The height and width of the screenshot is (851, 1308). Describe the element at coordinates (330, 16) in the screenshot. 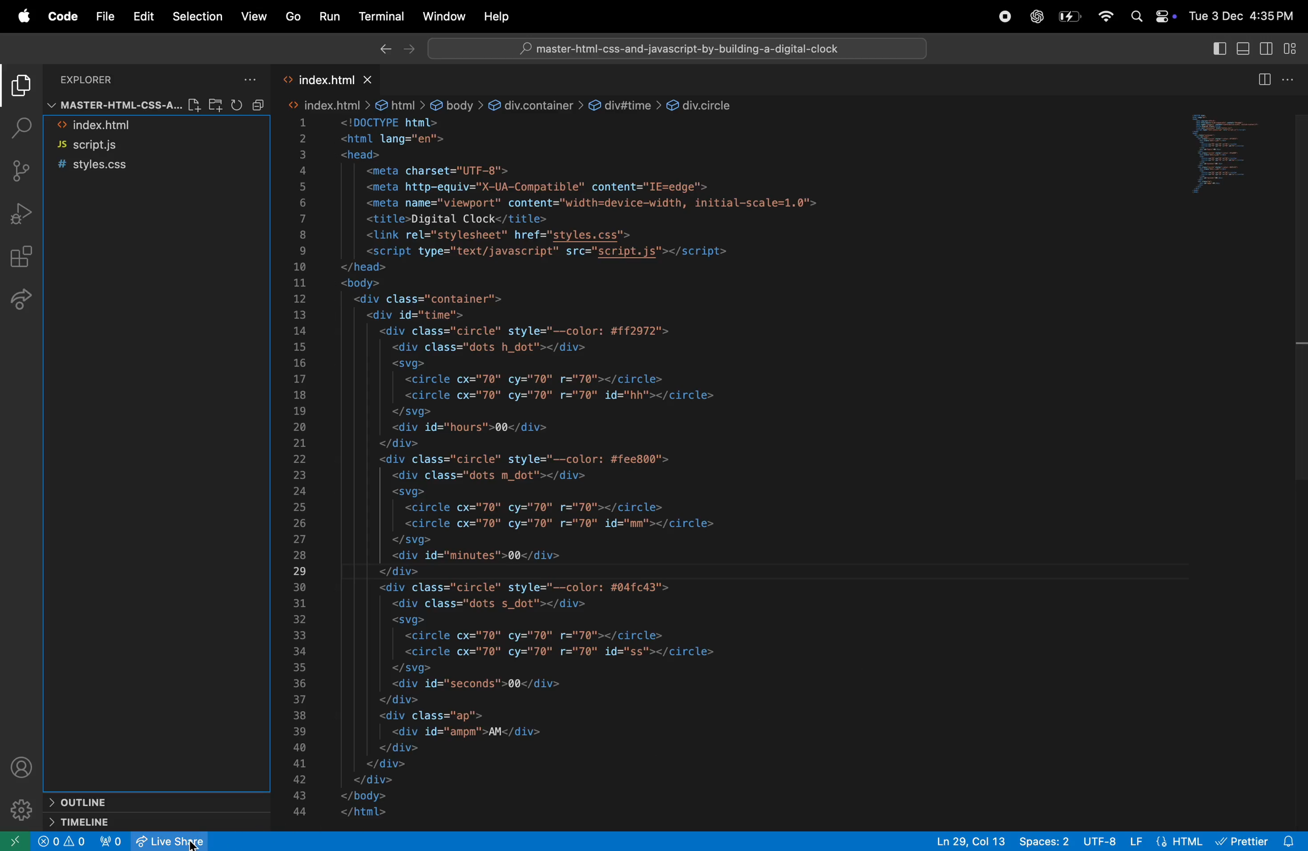

I see `run` at that location.